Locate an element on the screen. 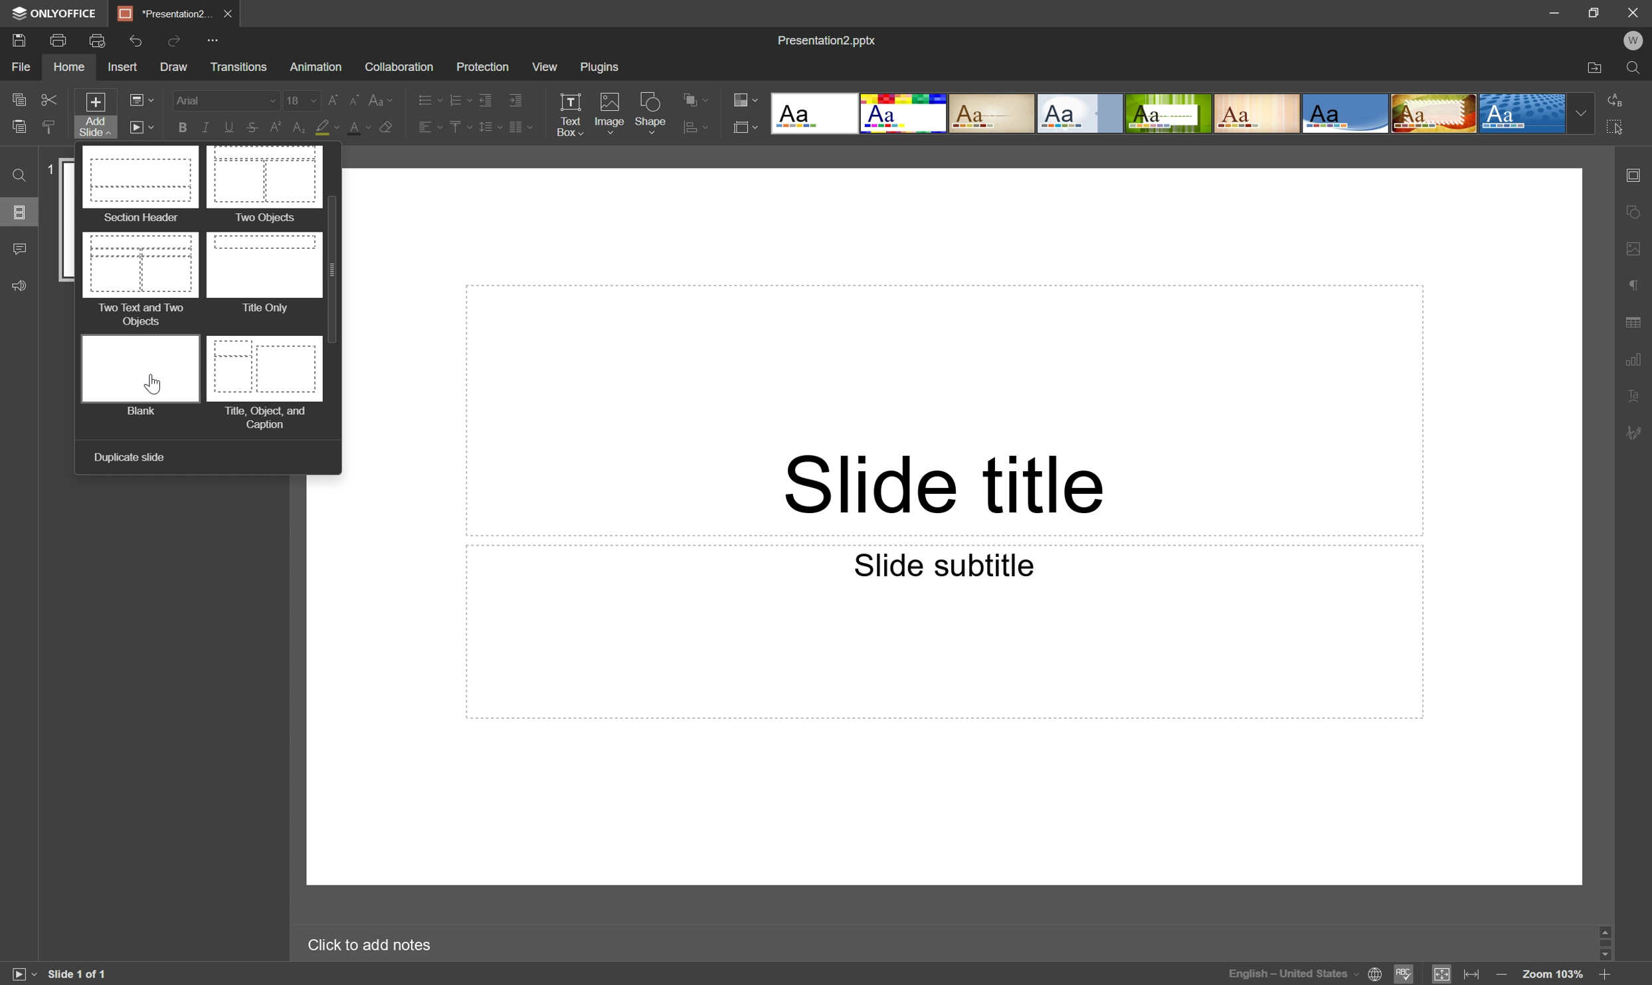  Print file is located at coordinates (59, 40).